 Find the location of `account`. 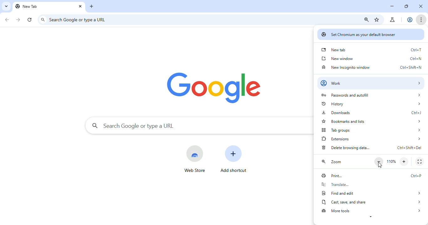

account is located at coordinates (410, 19).